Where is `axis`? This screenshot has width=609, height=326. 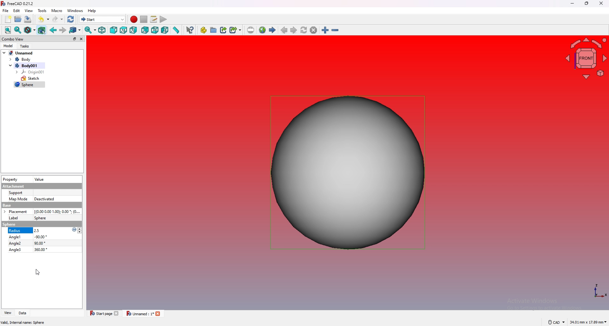 axis is located at coordinates (600, 291).